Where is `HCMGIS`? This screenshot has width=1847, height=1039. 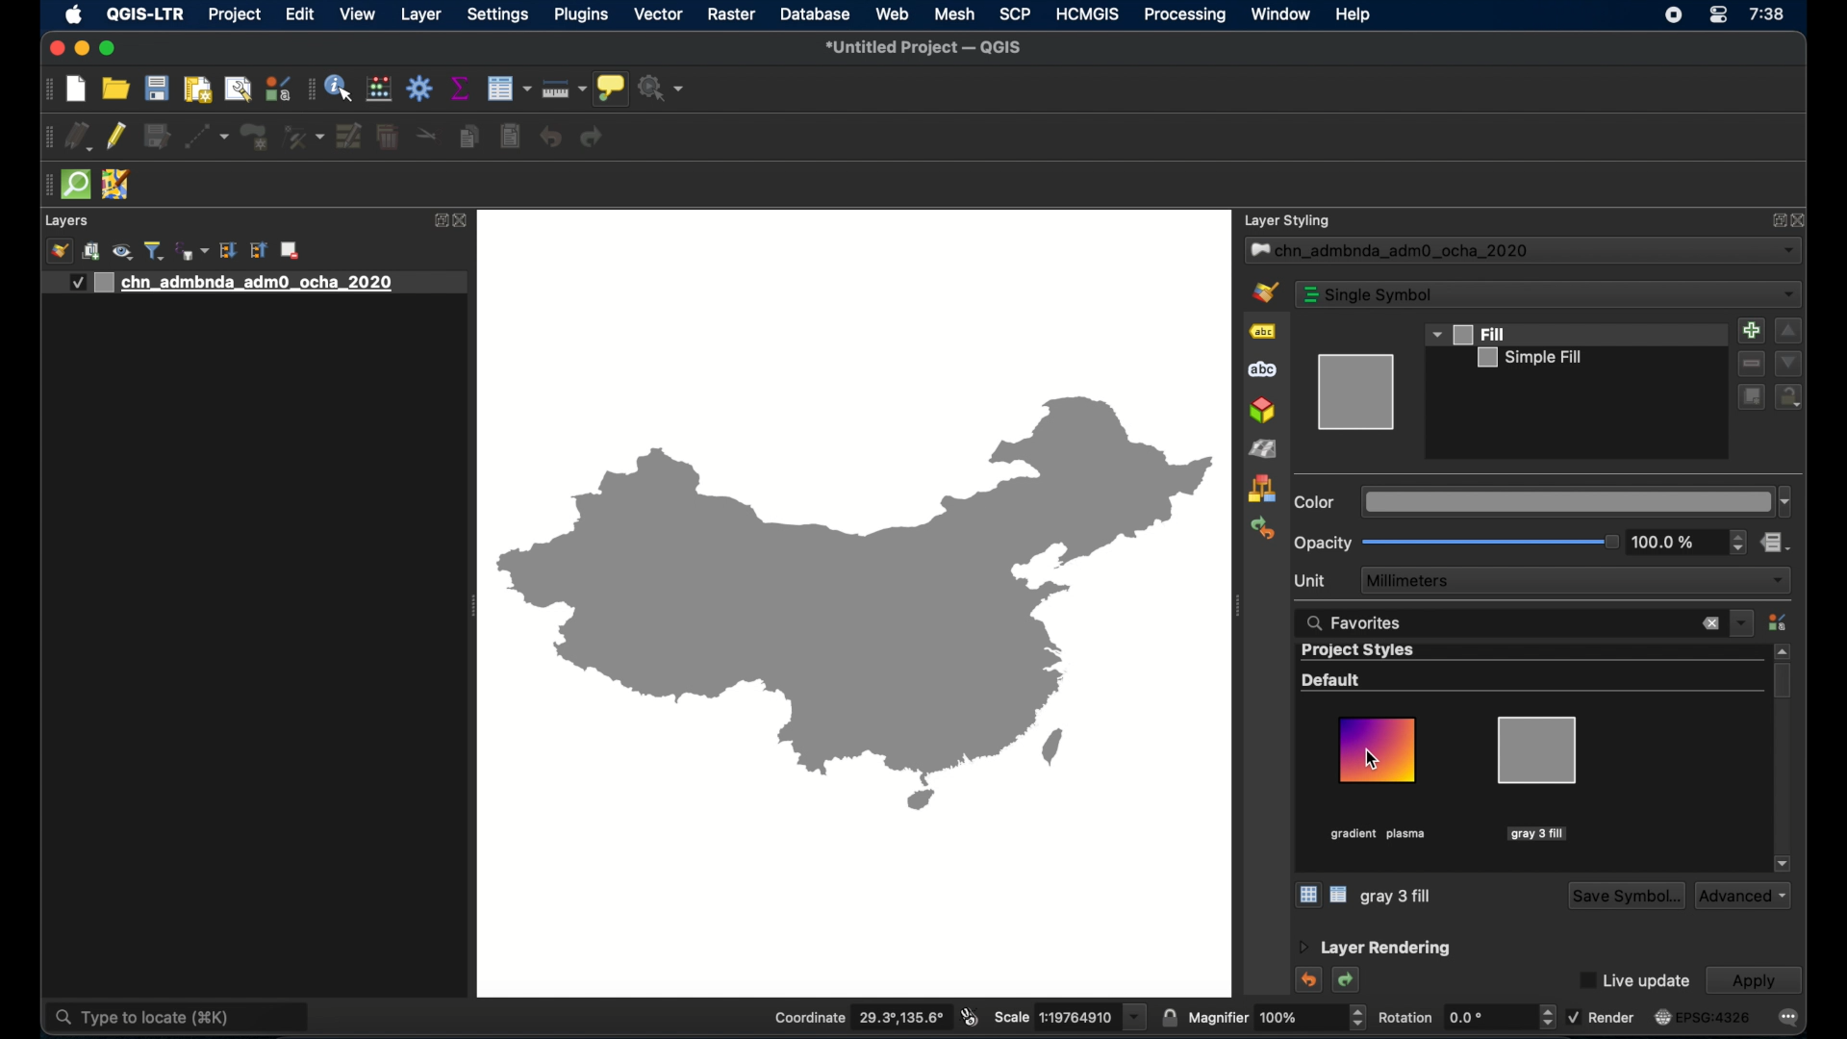
HCMGIS is located at coordinates (1088, 14).